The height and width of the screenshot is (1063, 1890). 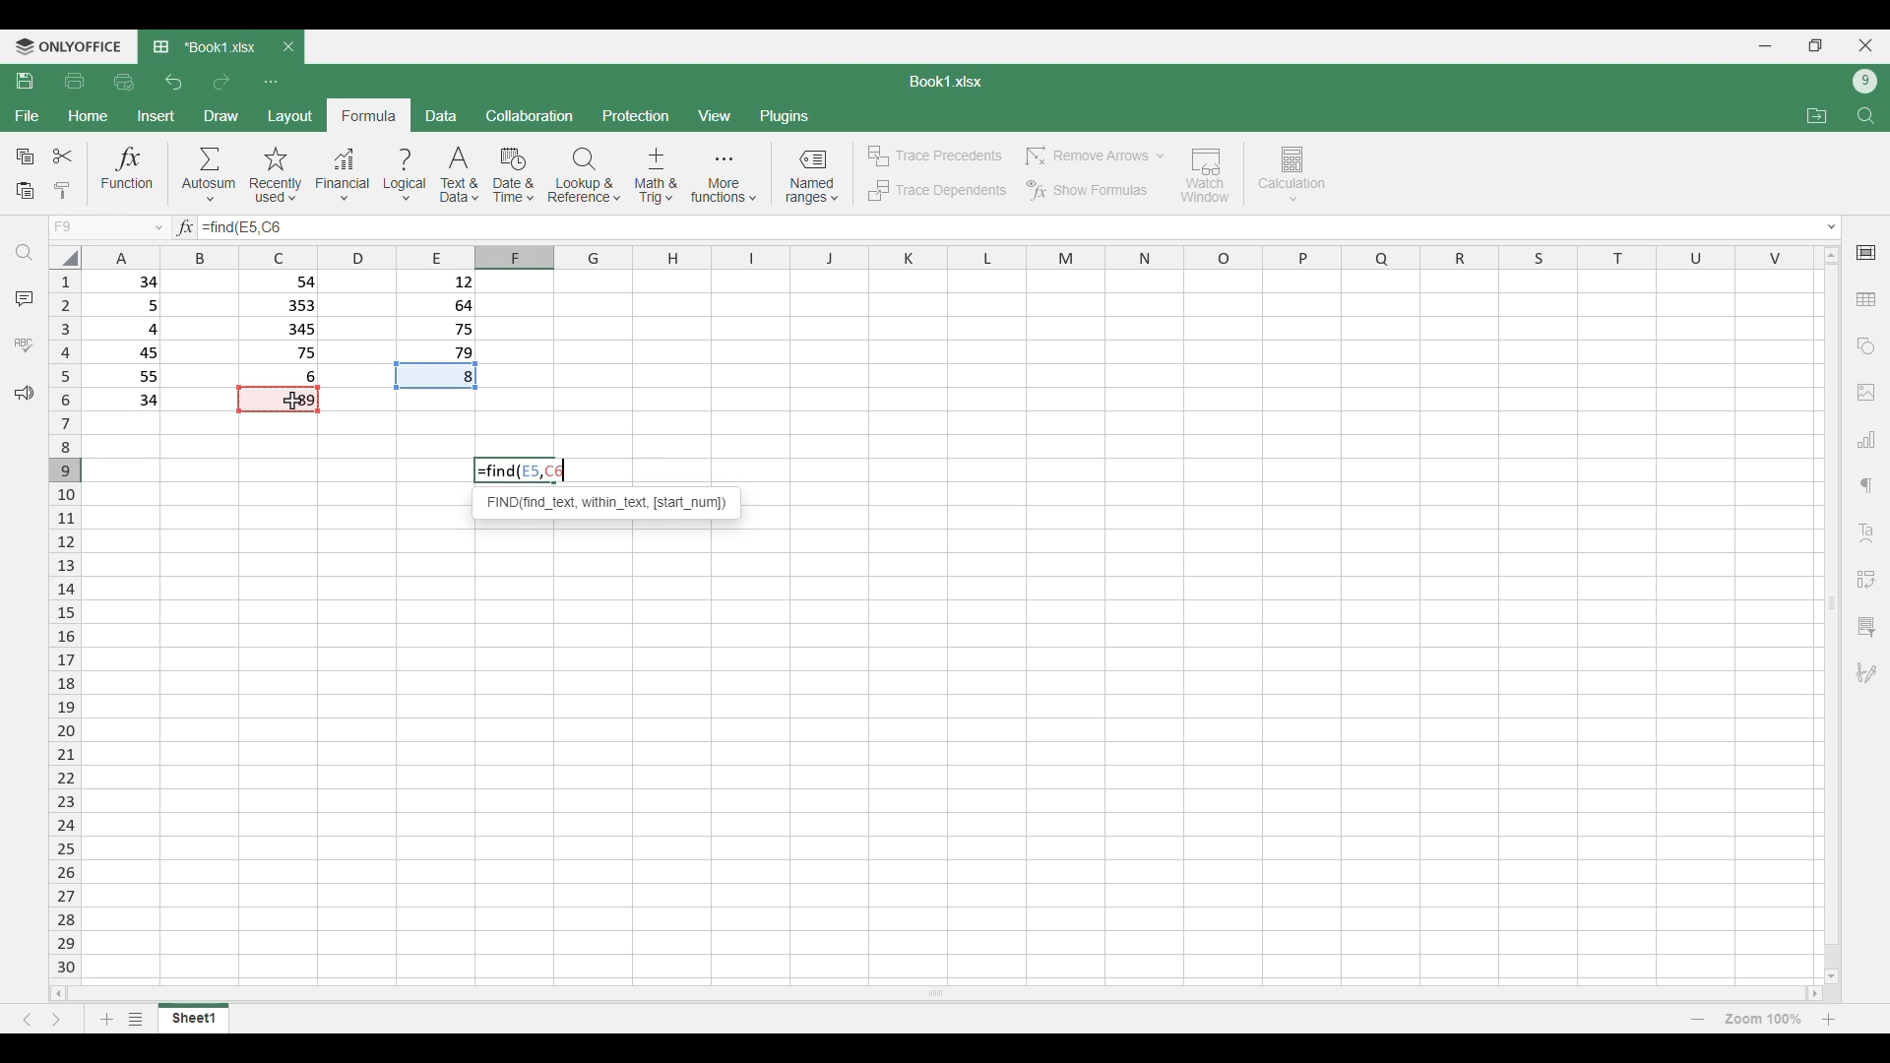 I want to click on Spell check, so click(x=24, y=344).